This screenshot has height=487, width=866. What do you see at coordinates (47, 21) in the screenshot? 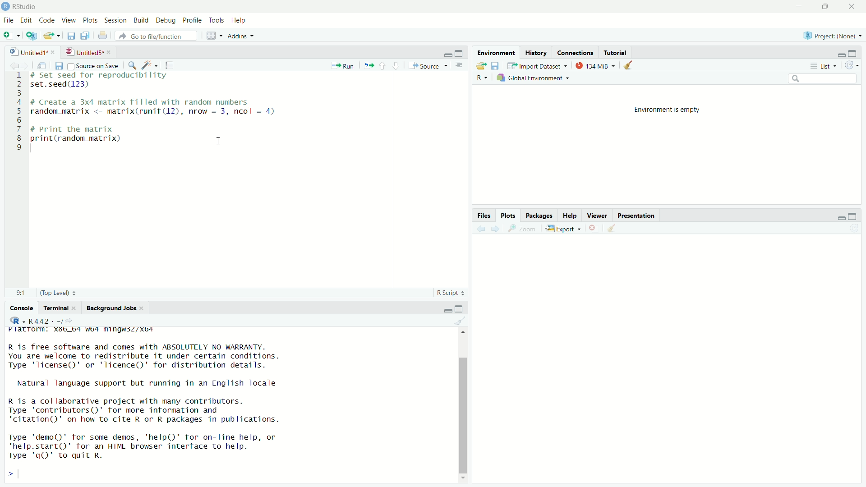
I see `Code` at bounding box center [47, 21].